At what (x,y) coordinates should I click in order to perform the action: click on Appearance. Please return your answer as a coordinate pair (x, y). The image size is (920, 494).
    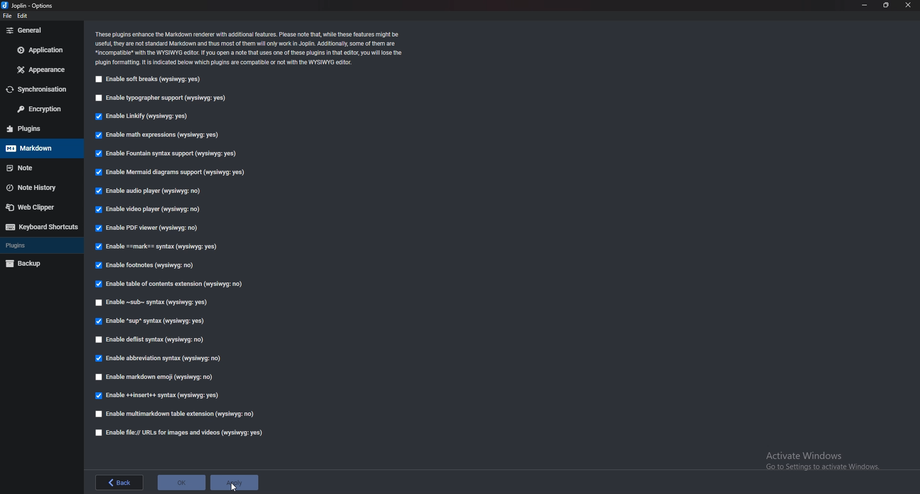
    Looking at the image, I should click on (39, 70).